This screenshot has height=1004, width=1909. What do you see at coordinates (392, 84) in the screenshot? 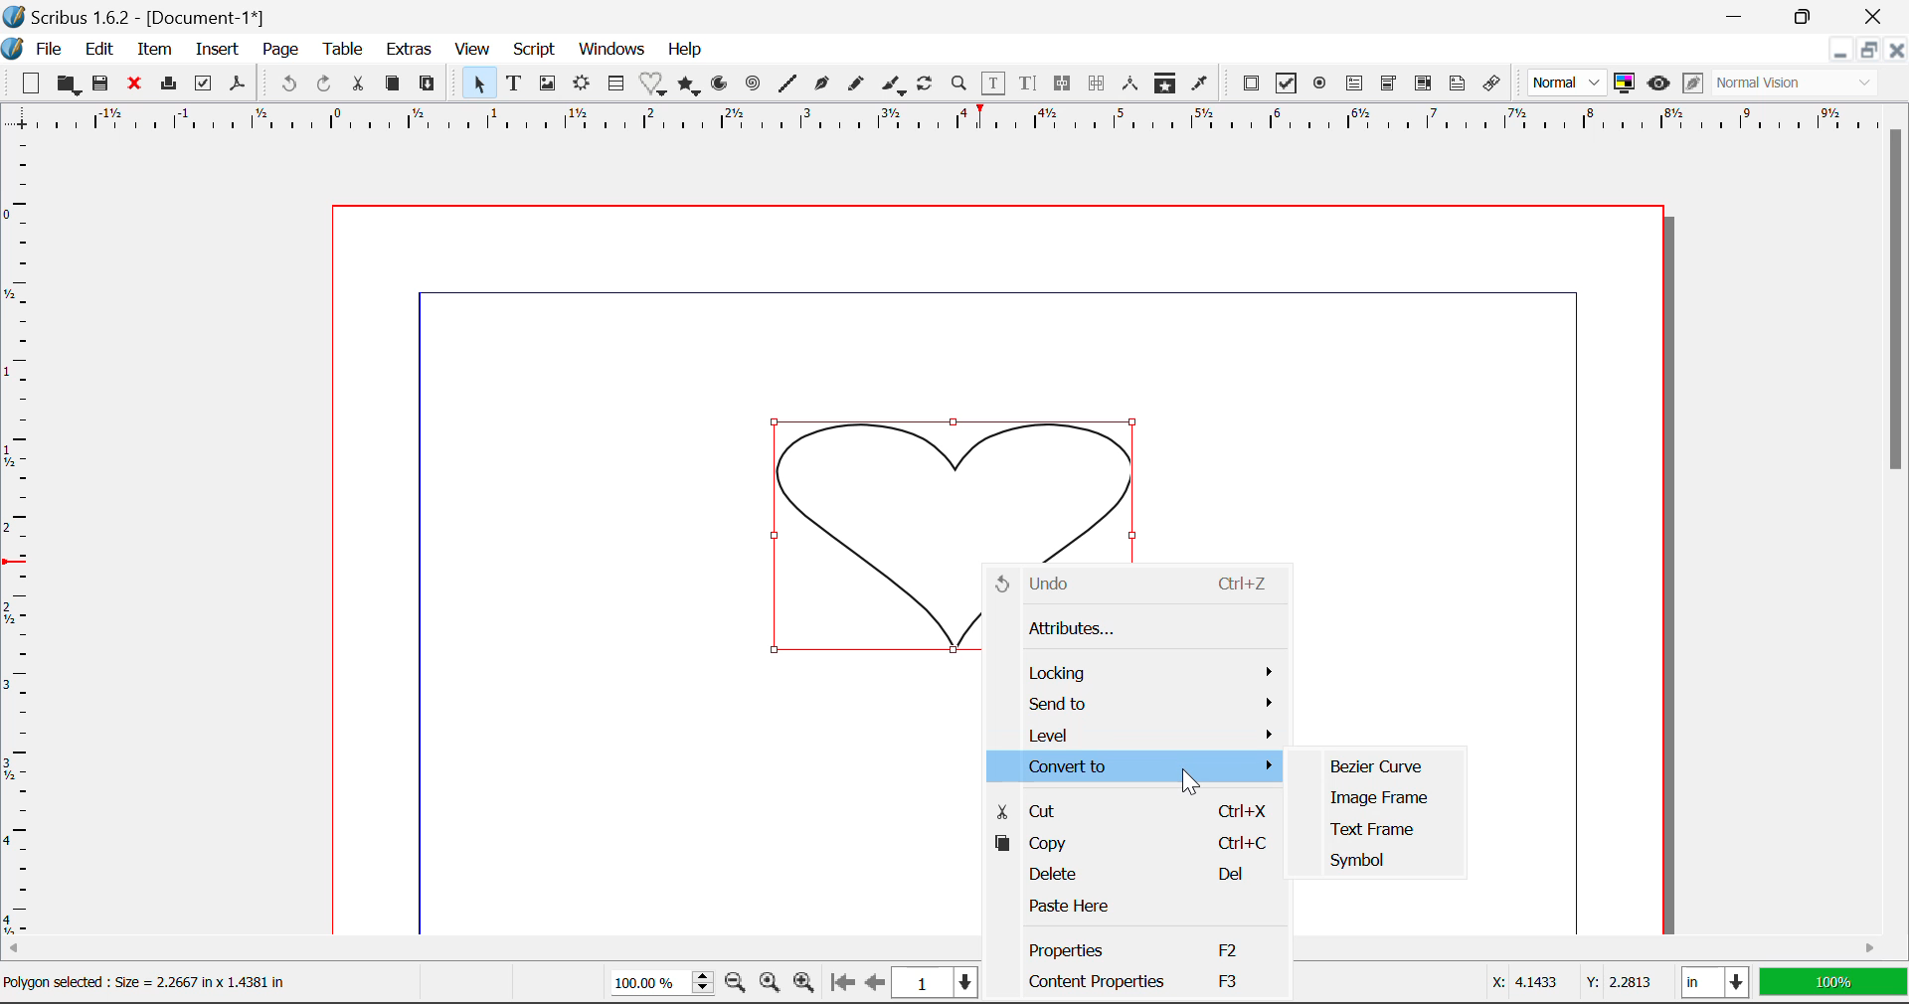
I see `Copy` at bounding box center [392, 84].